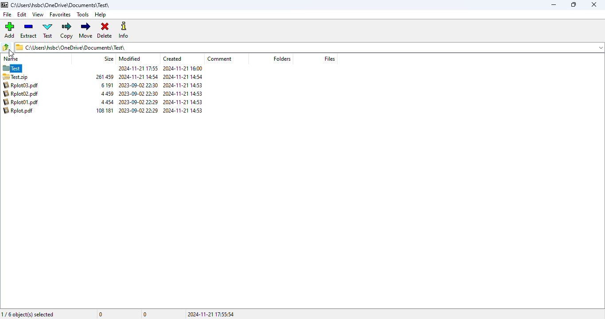 The image size is (605, 319). Describe the element at coordinates (125, 31) in the screenshot. I see `info` at that location.